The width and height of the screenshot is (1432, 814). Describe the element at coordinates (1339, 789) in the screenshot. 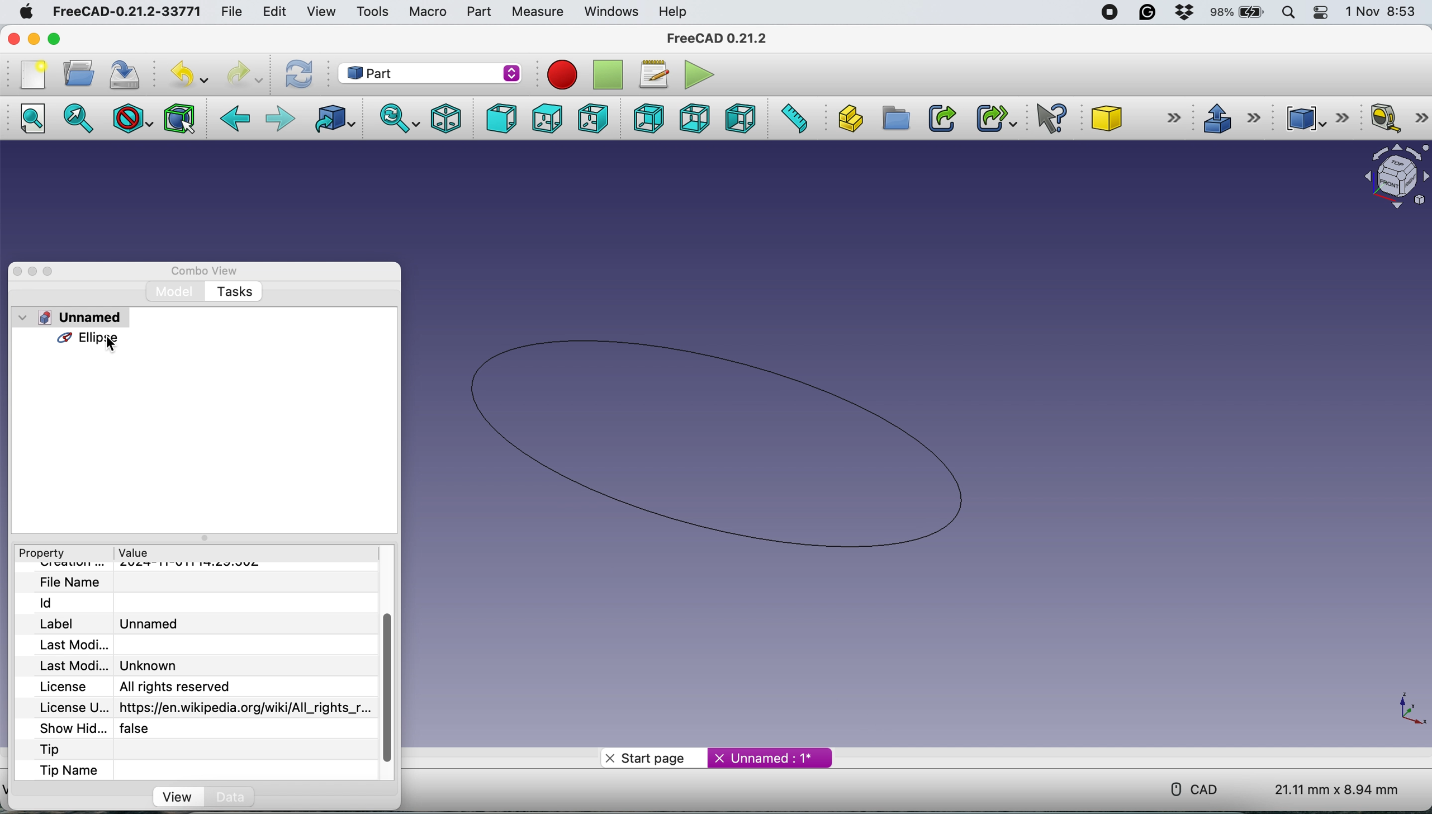

I see `dimension` at that location.